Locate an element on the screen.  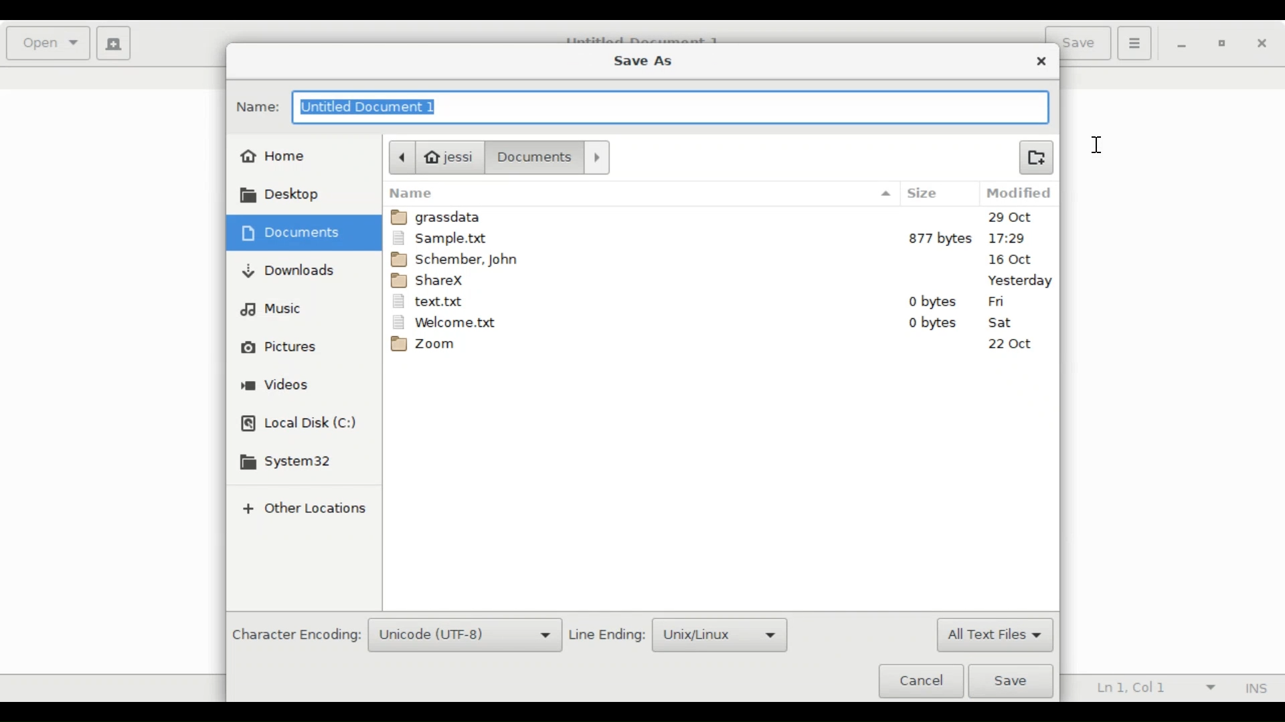
Unix/Linux is located at coordinates (721, 634).